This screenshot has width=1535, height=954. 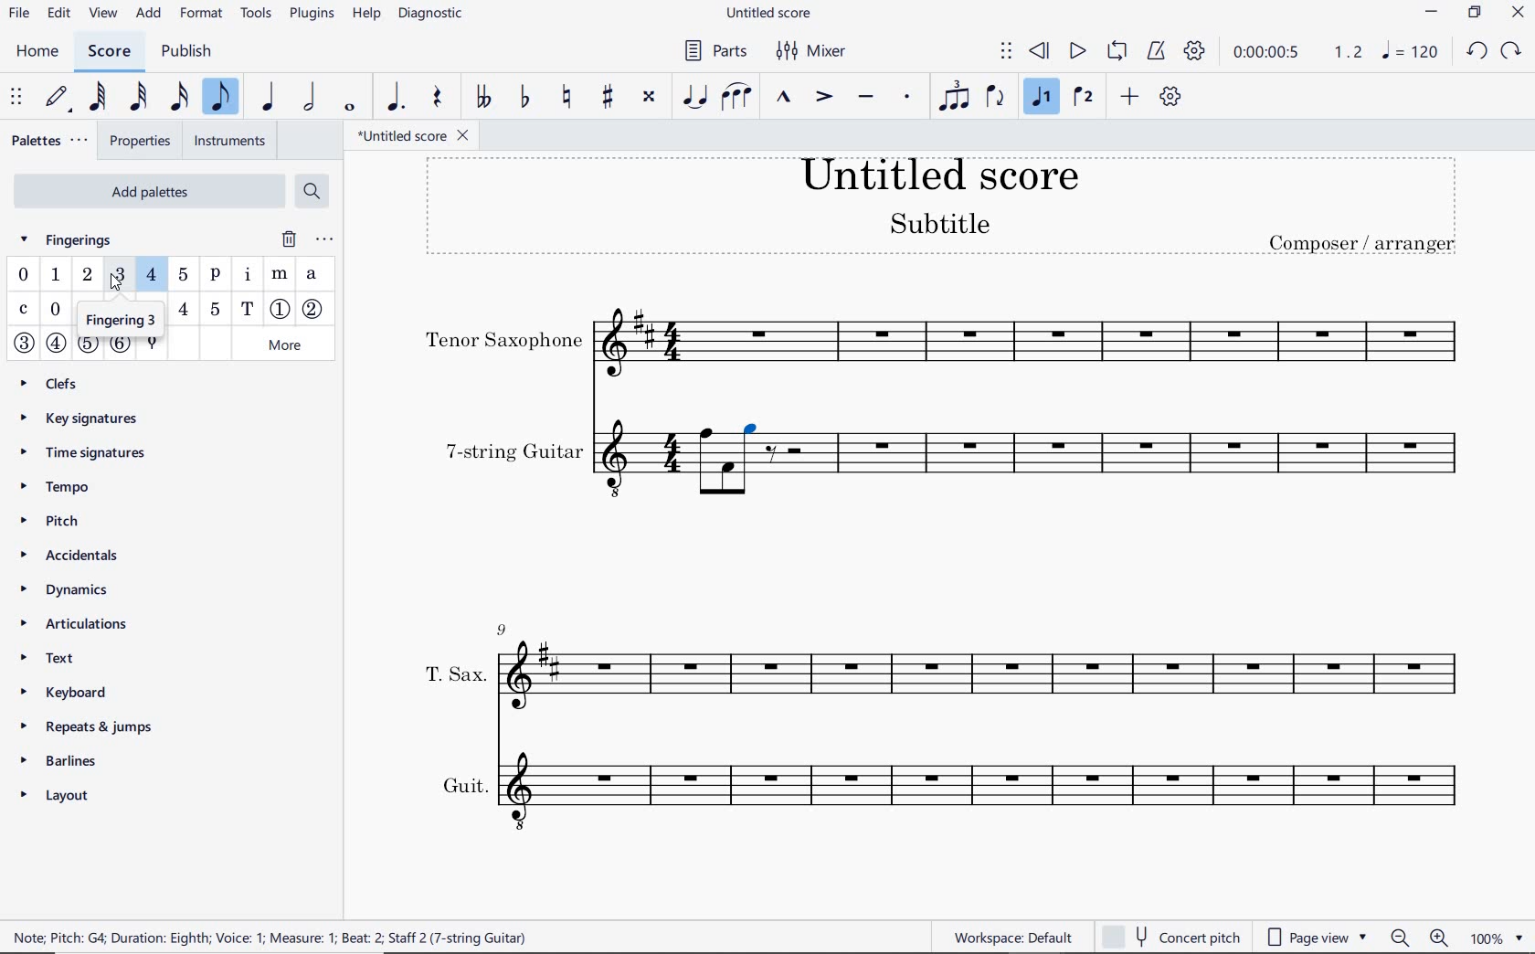 I want to click on REPEATS & JUMPS, so click(x=83, y=726).